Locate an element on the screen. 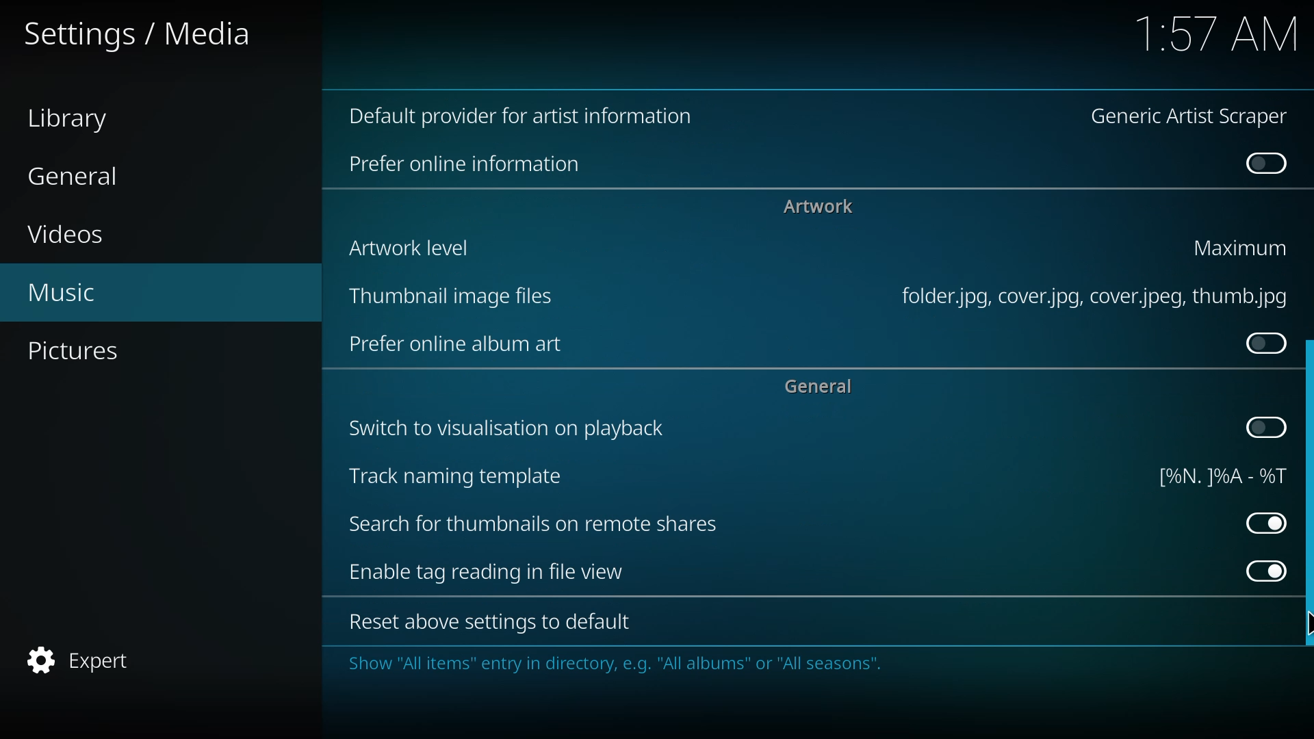  thumbnail image file is located at coordinates (445, 296).